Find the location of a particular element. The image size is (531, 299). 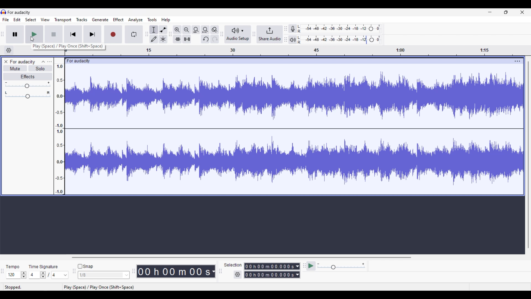

Effect menu is located at coordinates (118, 20).